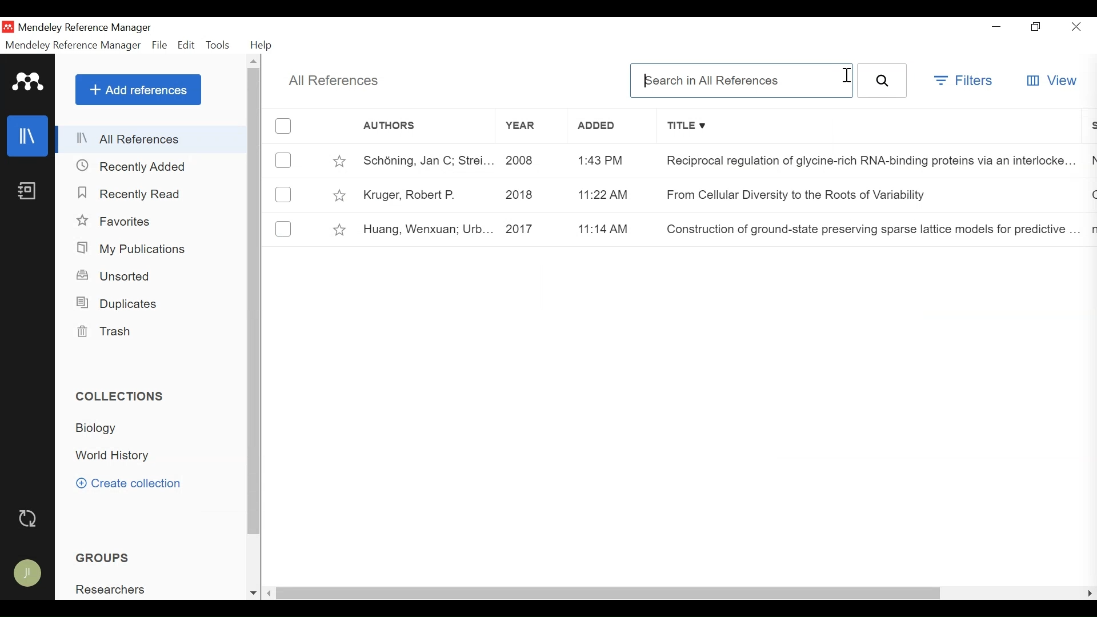 Image resolution: width=1097 pixels, height=617 pixels. I want to click on Unsorted, so click(114, 277).